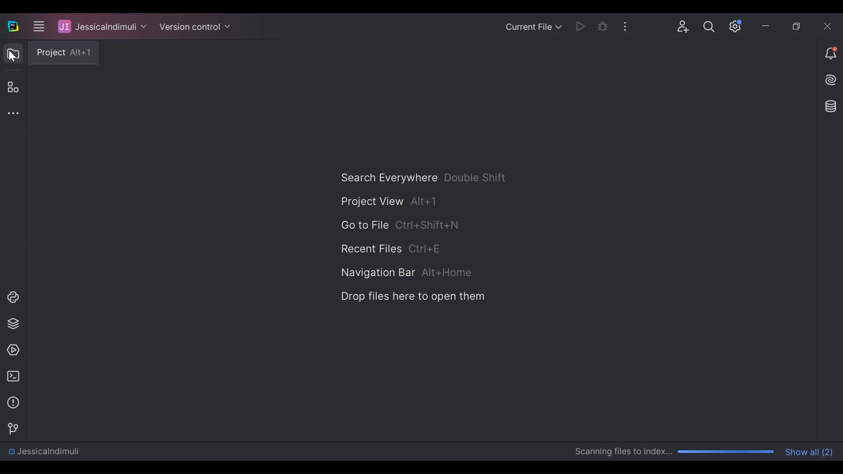 The width and height of the screenshot is (843, 474). I want to click on Current file, so click(535, 26).